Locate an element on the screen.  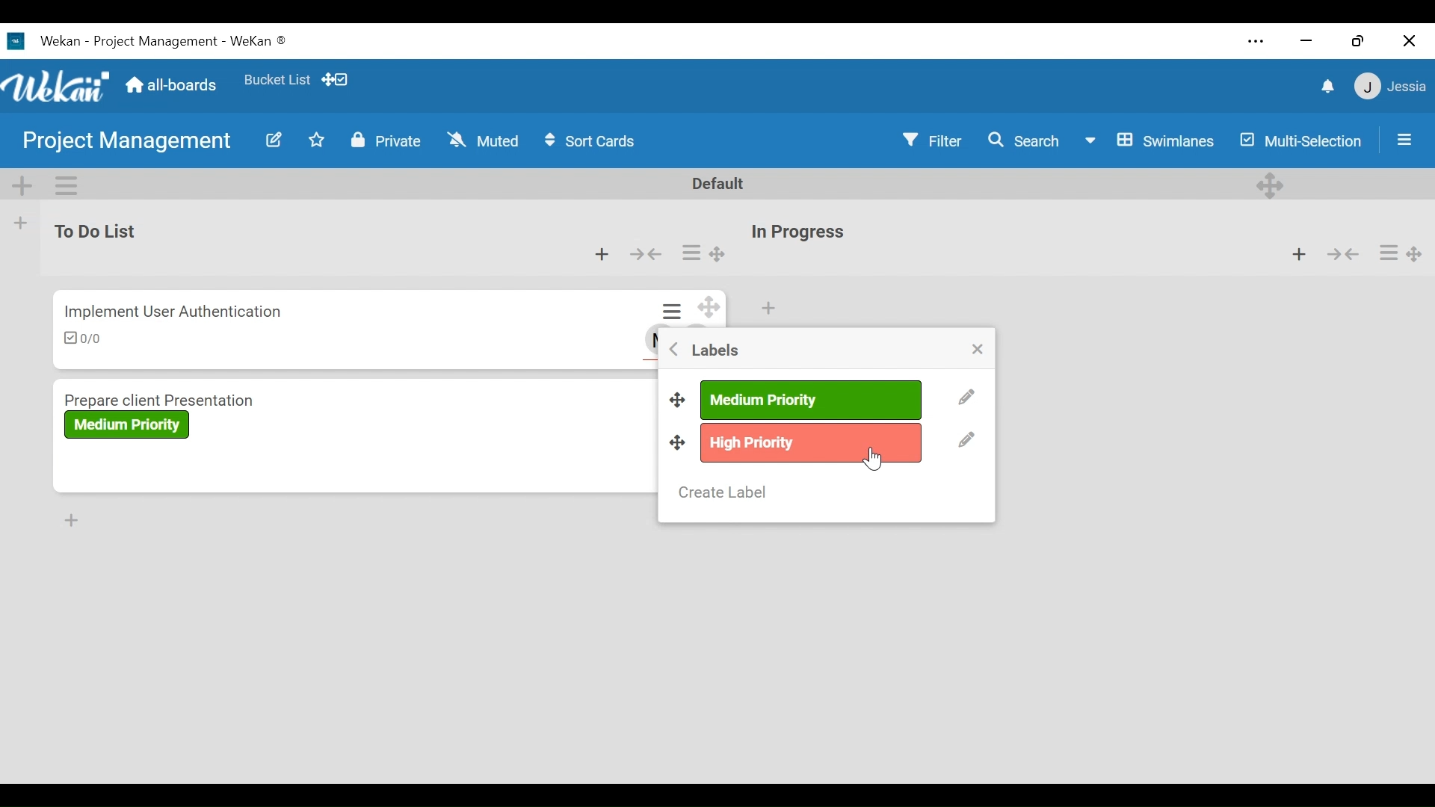
notifications is located at coordinates (1326, 88).